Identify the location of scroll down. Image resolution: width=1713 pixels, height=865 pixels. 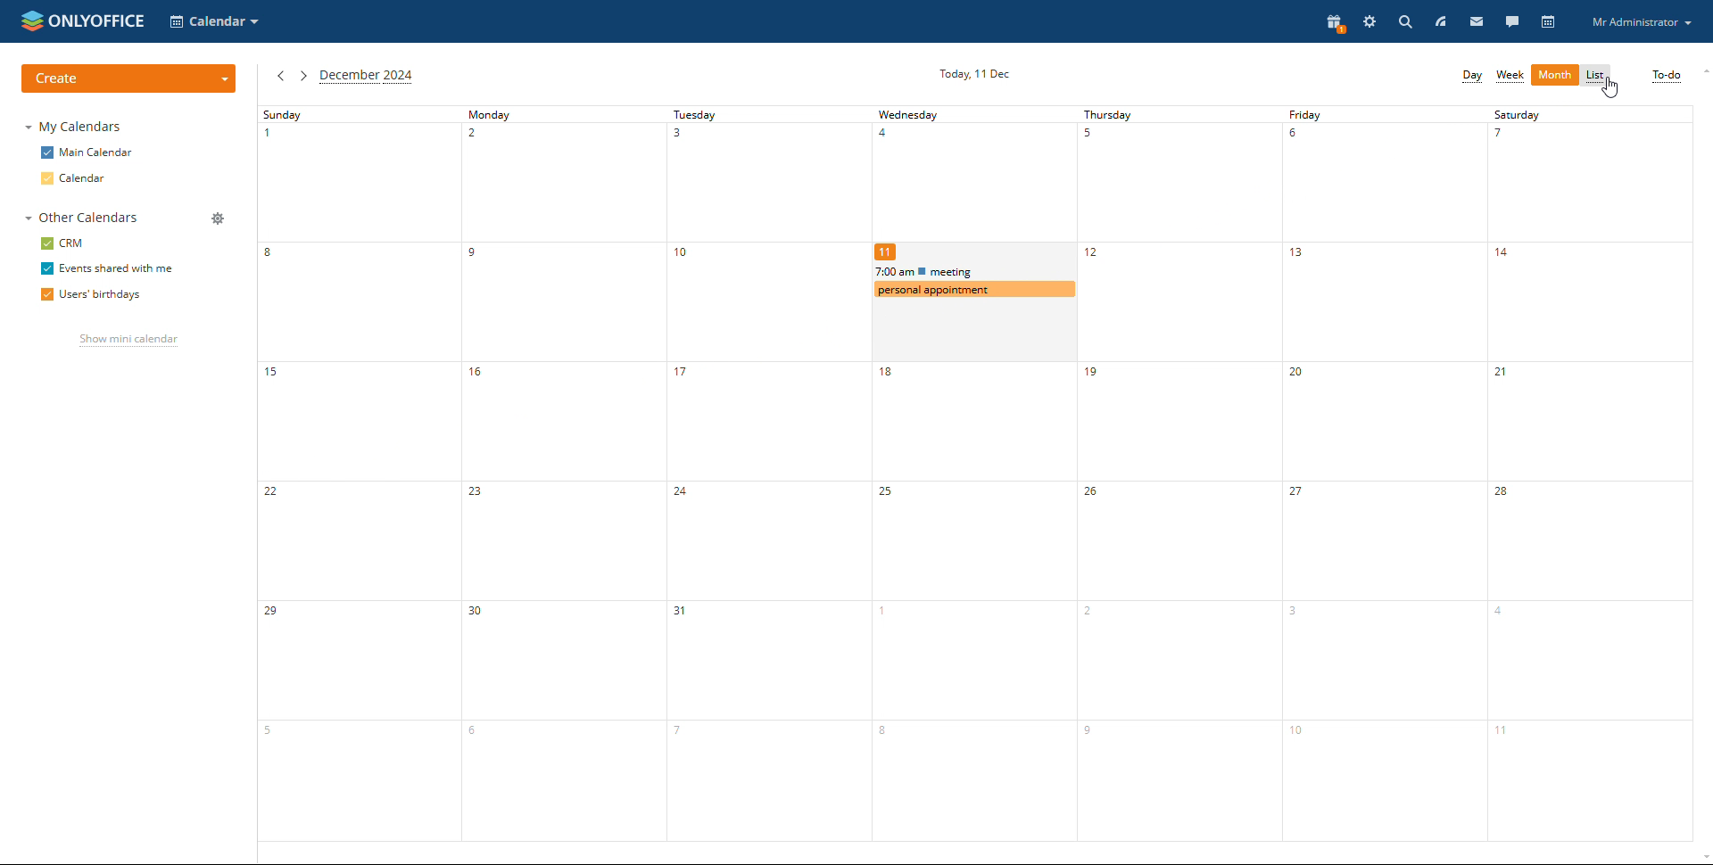
(1702, 859).